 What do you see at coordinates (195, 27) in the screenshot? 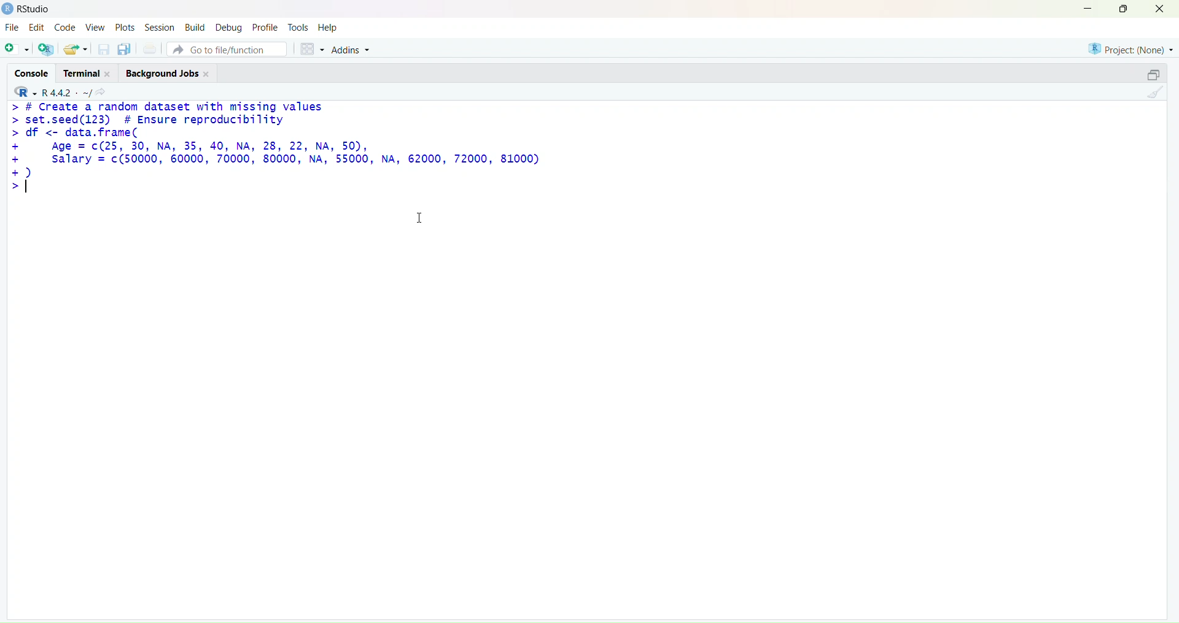
I see `build` at bounding box center [195, 27].